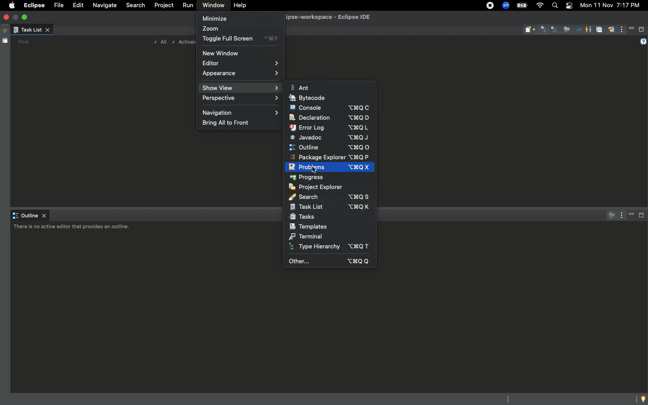 The width and height of the screenshot is (648, 405). What do you see at coordinates (544, 30) in the screenshot?
I see `Categorized` at bounding box center [544, 30].